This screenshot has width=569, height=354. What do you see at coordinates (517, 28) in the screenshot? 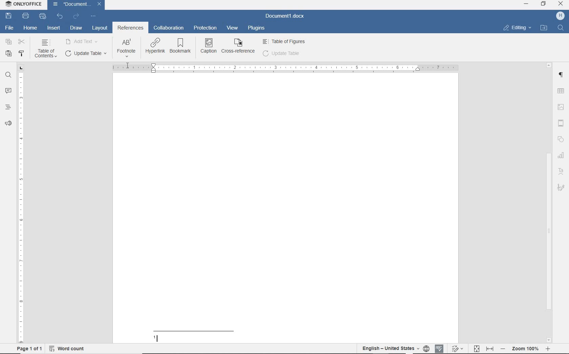
I see `EDITING` at bounding box center [517, 28].